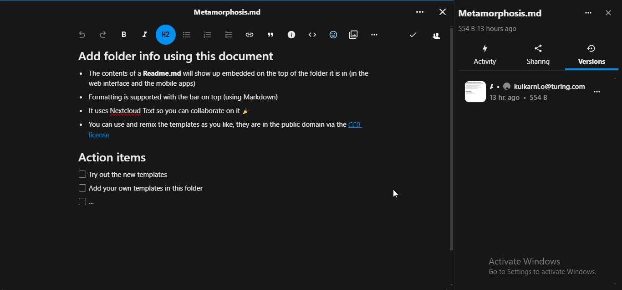  I want to click on text, so click(525, 92).